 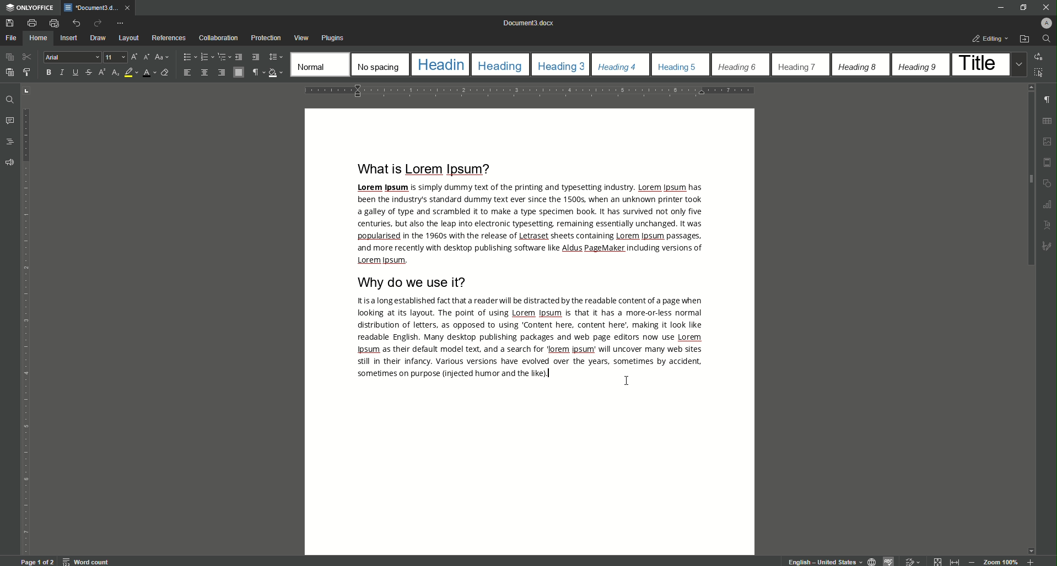 I want to click on Align Left, so click(x=187, y=73).